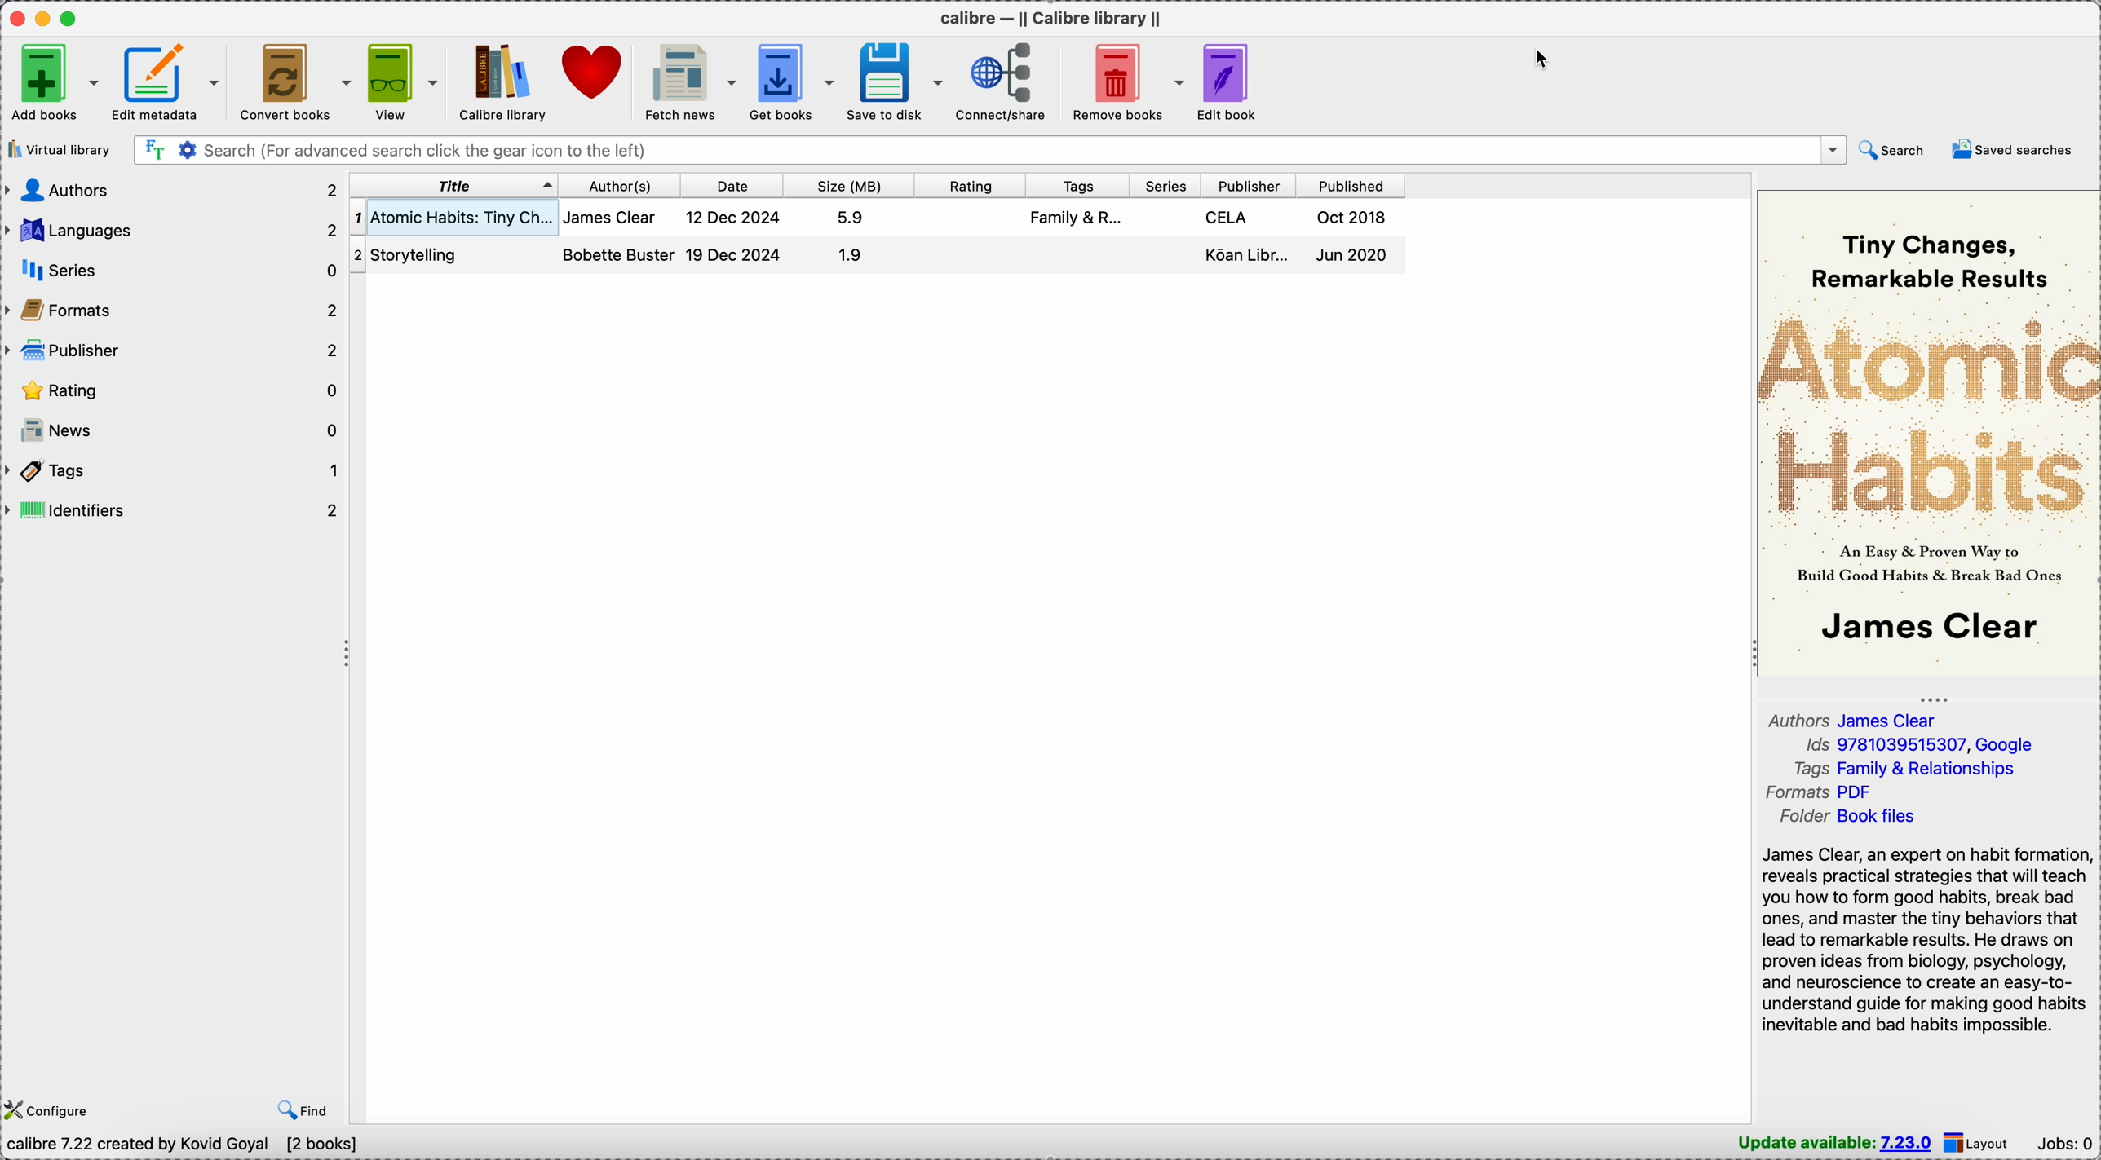 The image size is (2101, 1160). What do you see at coordinates (15, 18) in the screenshot?
I see ` close Calibre` at bounding box center [15, 18].